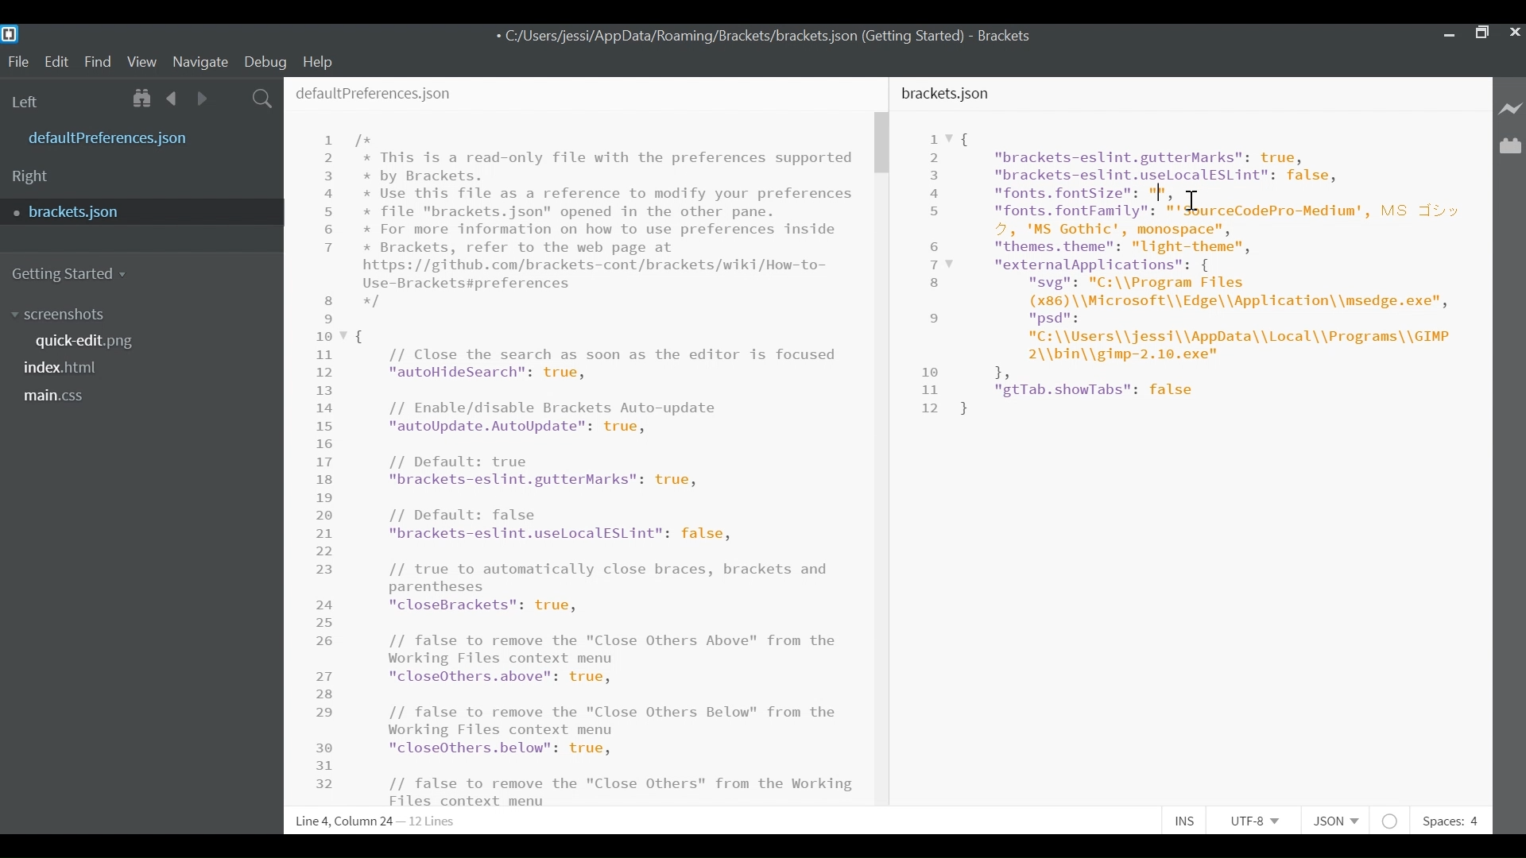 The height and width of the screenshot is (858, 1526). What do you see at coordinates (587, 467) in the screenshot?
I see `1 /*

2 x This is a read-only file with the preferences supported

3 by Brackets.

4 x Use this file as a reference to modify your preferences

5  * file "brackets.json" opened in the other pane.

6 x For more information on how to use preferences inside

7  * Brackets, refer to the web page at

https: //github.com/brackets-cont/brackets/wiki/How-to-
Use-Brackets#preferences

8 */

9

107 {

1 // Close the search as soon as the editor is focused

12 "autoHideSearch": true,

13

14 // Enable/disable Brackets Auto-update

15 "autoUpdate.AutoUpdate": true,

16

17 // Default: true

18 "brackets-eslint.gutterMarks": true,

18

20 // Default: false

21 "brackets-eslint.uselocalESLint": false,

22

23 // true to automatically close braces, brackets and
parentheses

24 "closeBrackets": true,

25

26 // false to remove the "Close Others Above" from the
Working Files context menu

27 "closeOthers.above": true,

28

29 // false to remove the "Close Others Below" from the
Working Files context menu

Et) "closeOthers.below": true,

31

32 // false to remove the "Close Others" from the Working
Files context menu` at bounding box center [587, 467].